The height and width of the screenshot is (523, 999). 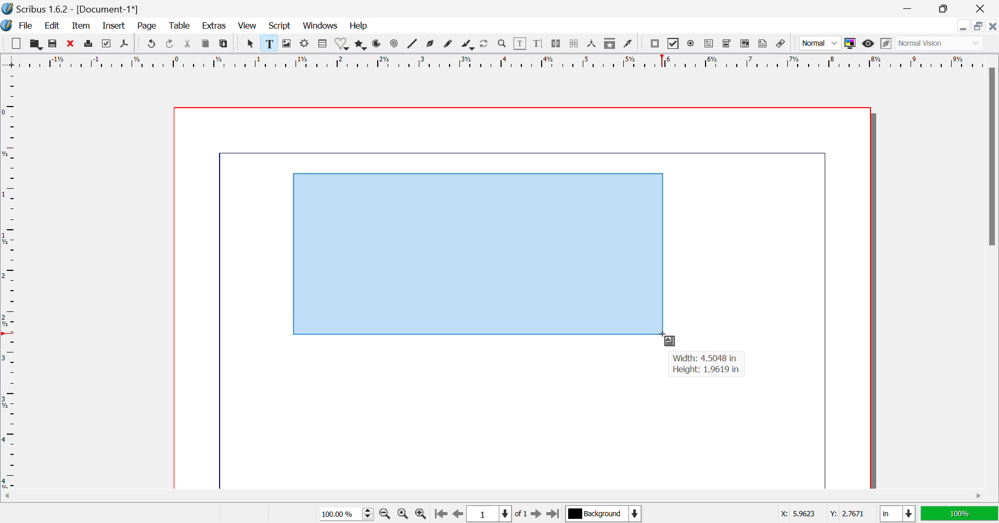 I want to click on Next Page, so click(x=537, y=513).